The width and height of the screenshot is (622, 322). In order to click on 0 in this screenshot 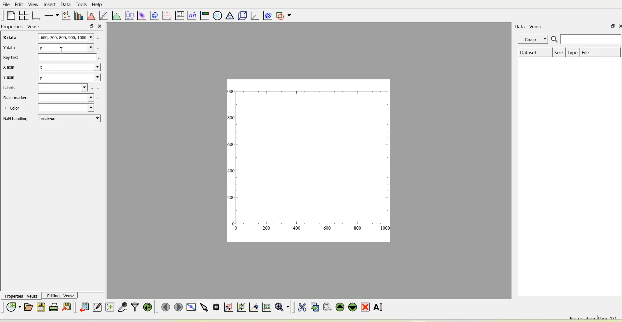, I will do `click(237, 229)`.